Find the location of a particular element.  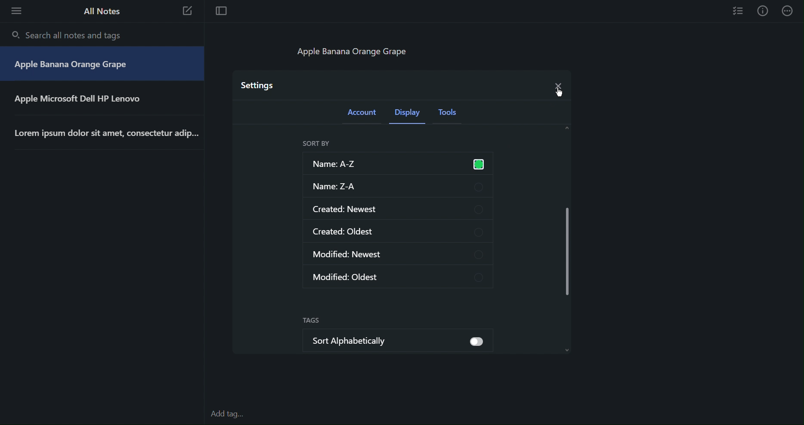

vertical slider is located at coordinates (568, 248).